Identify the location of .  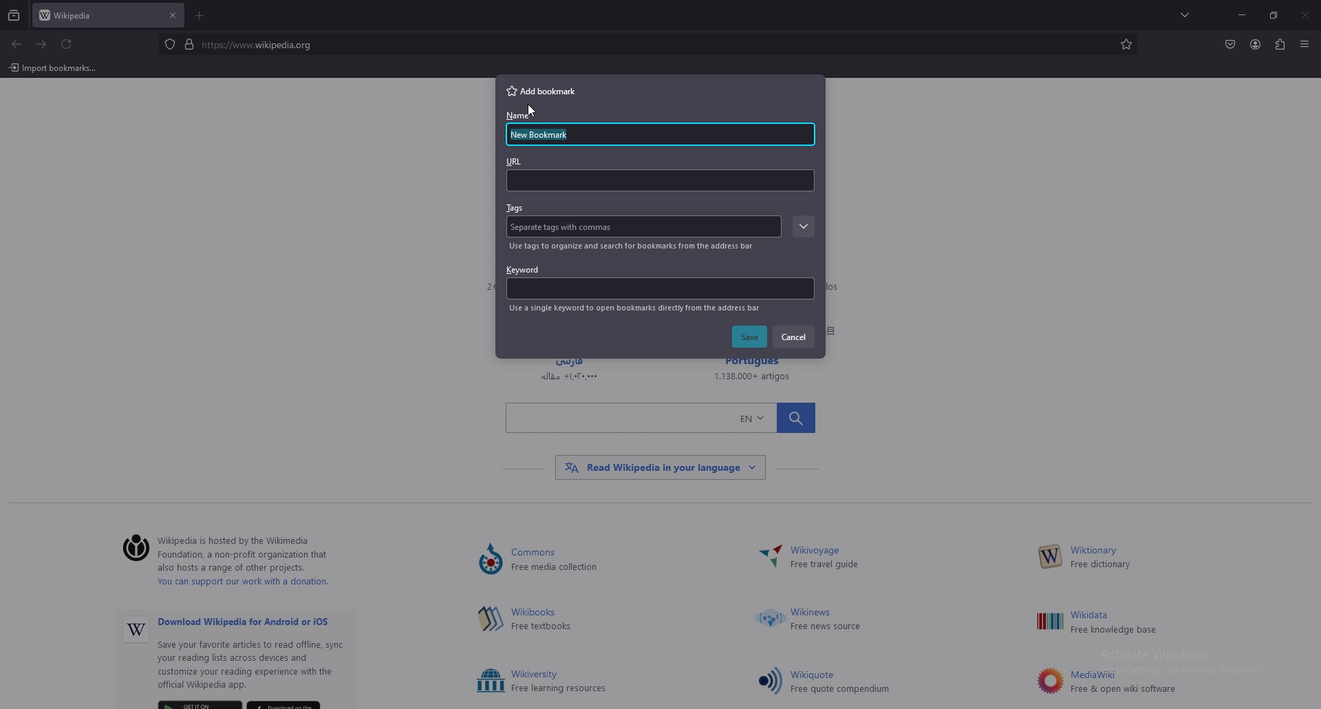
(1304, 46).